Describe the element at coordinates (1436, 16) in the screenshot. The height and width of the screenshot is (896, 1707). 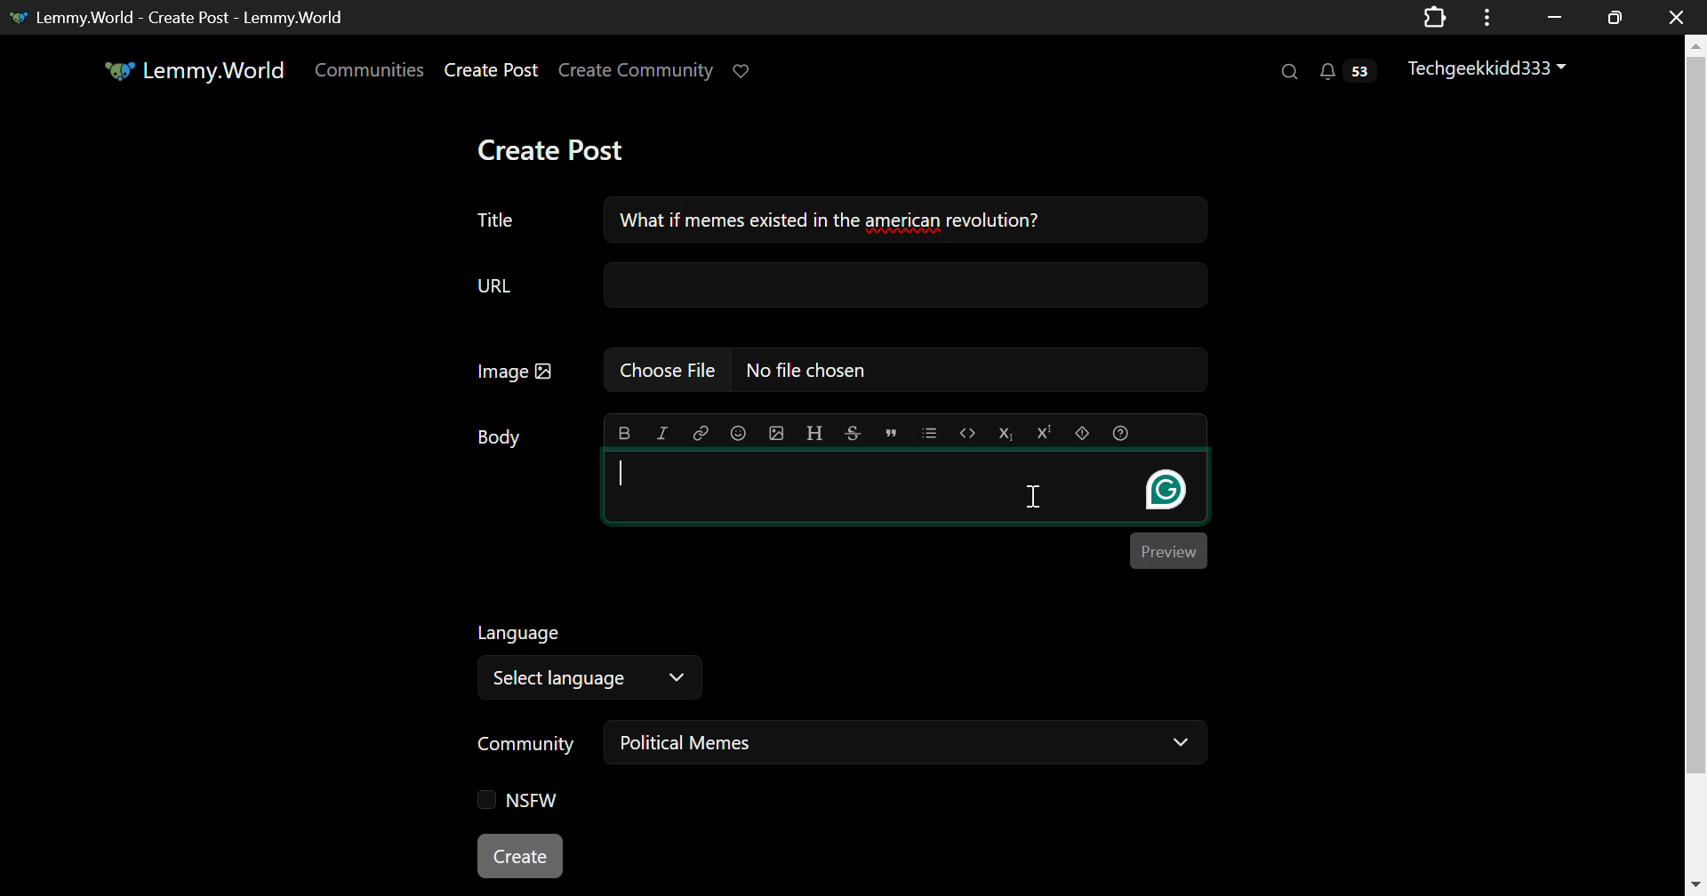
I see `Extensions` at that location.